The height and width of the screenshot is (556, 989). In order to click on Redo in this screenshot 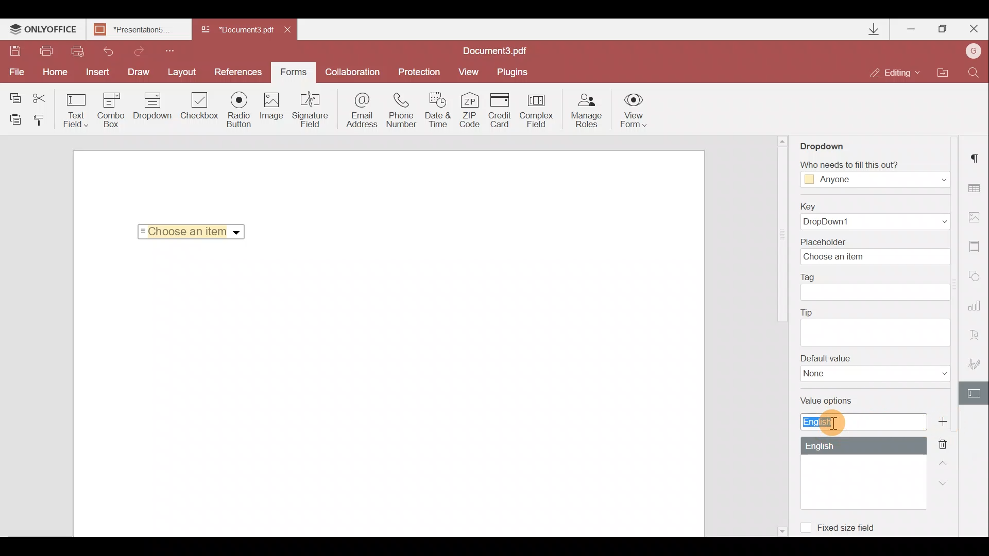, I will do `click(134, 49)`.